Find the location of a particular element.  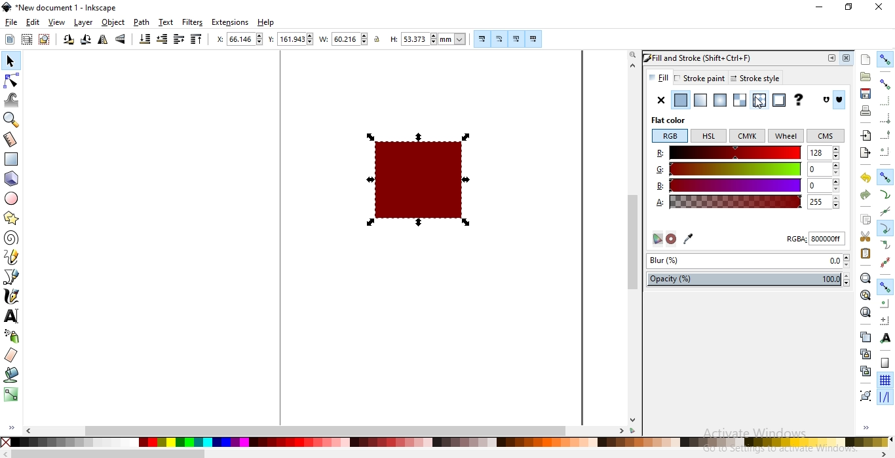

zoom to fit selection is located at coordinates (866, 277).